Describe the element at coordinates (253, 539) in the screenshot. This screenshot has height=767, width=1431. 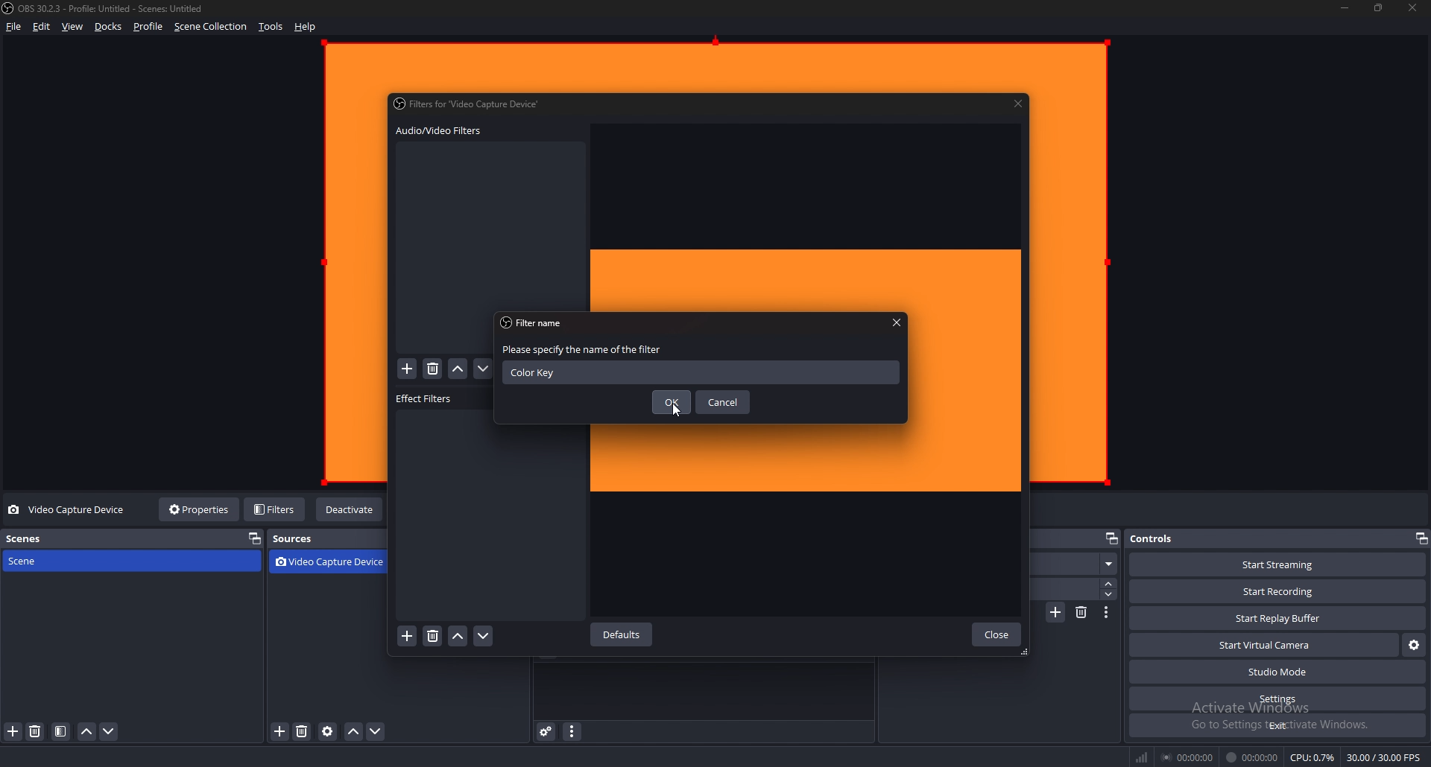
I see `pop out` at that location.